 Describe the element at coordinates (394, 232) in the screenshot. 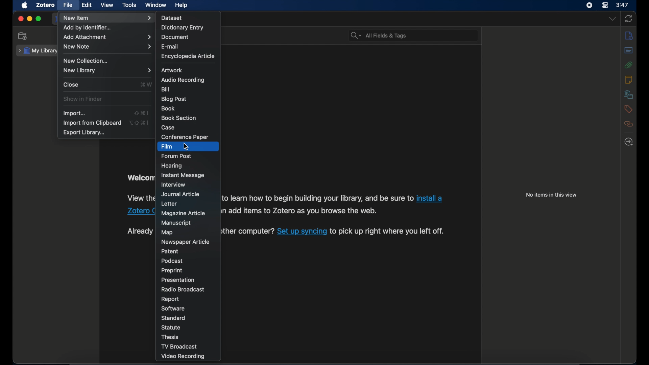

I see `text` at that location.